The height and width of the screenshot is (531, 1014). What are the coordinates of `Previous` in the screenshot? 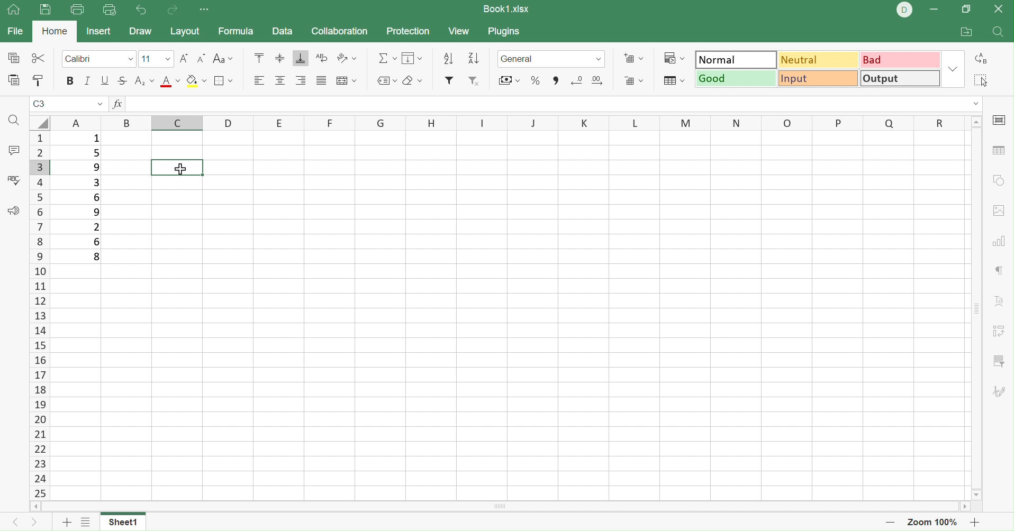 It's located at (12, 525).